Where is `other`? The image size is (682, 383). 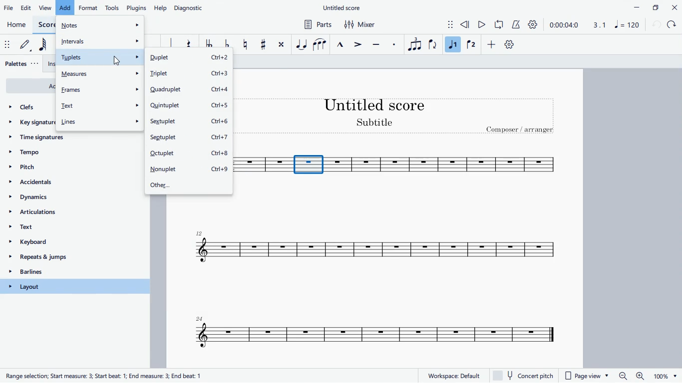
other is located at coordinates (189, 185).